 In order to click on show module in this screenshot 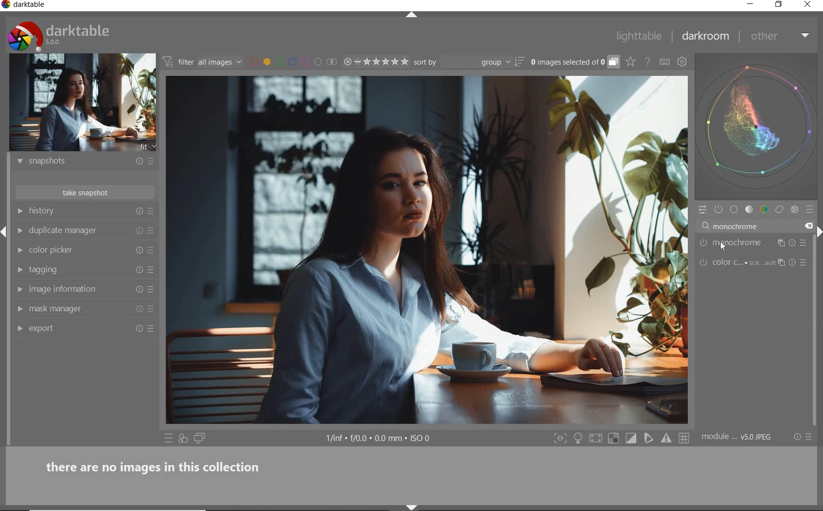, I will do `click(19, 309)`.